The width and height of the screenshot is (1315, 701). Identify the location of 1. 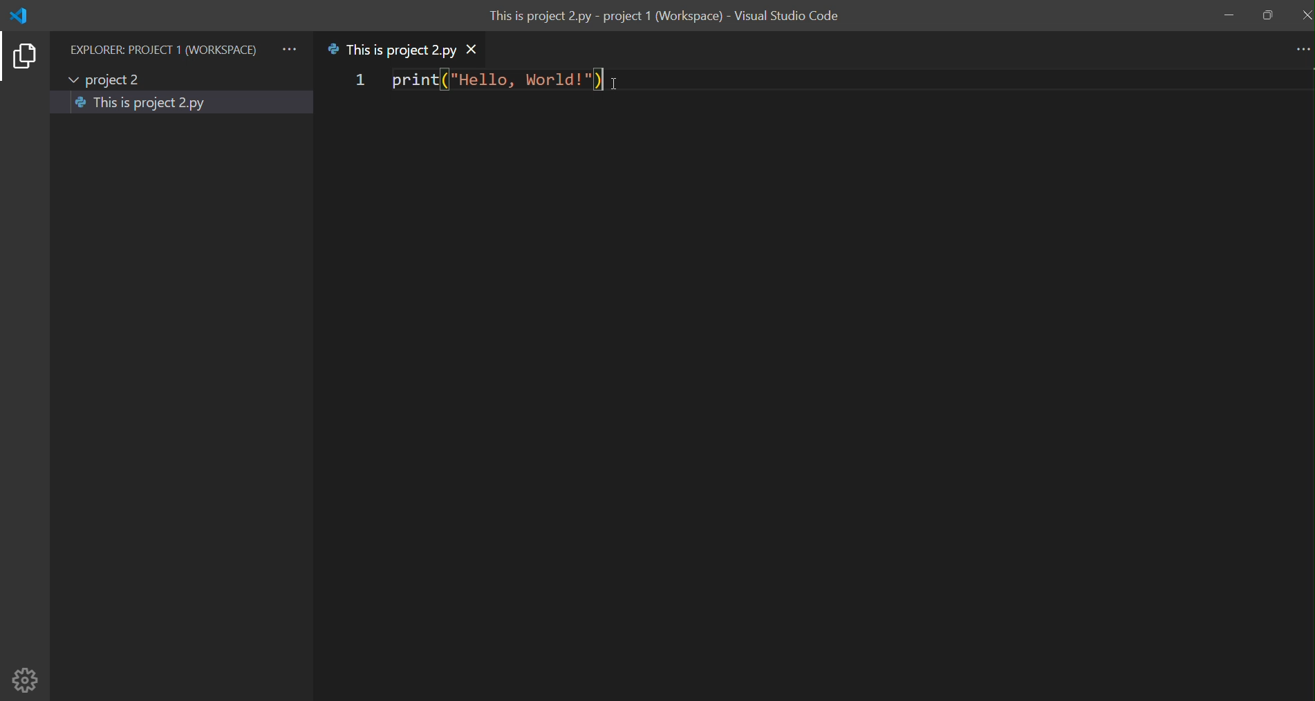
(357, 81).